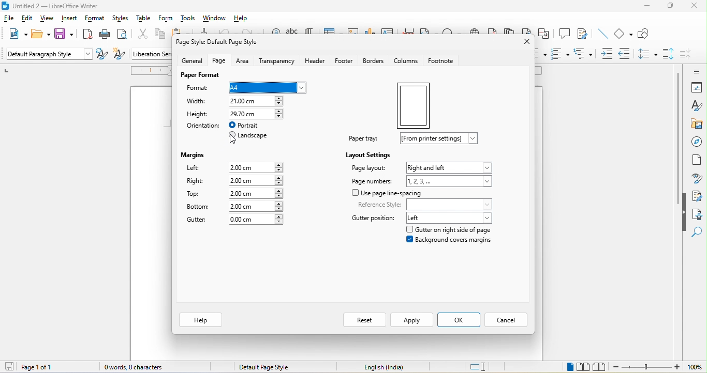 The height and width of the screenshot is (373, 707). Describe the element at coordinates (647, 35) in the screenshot. I see `show draw function` at that location.